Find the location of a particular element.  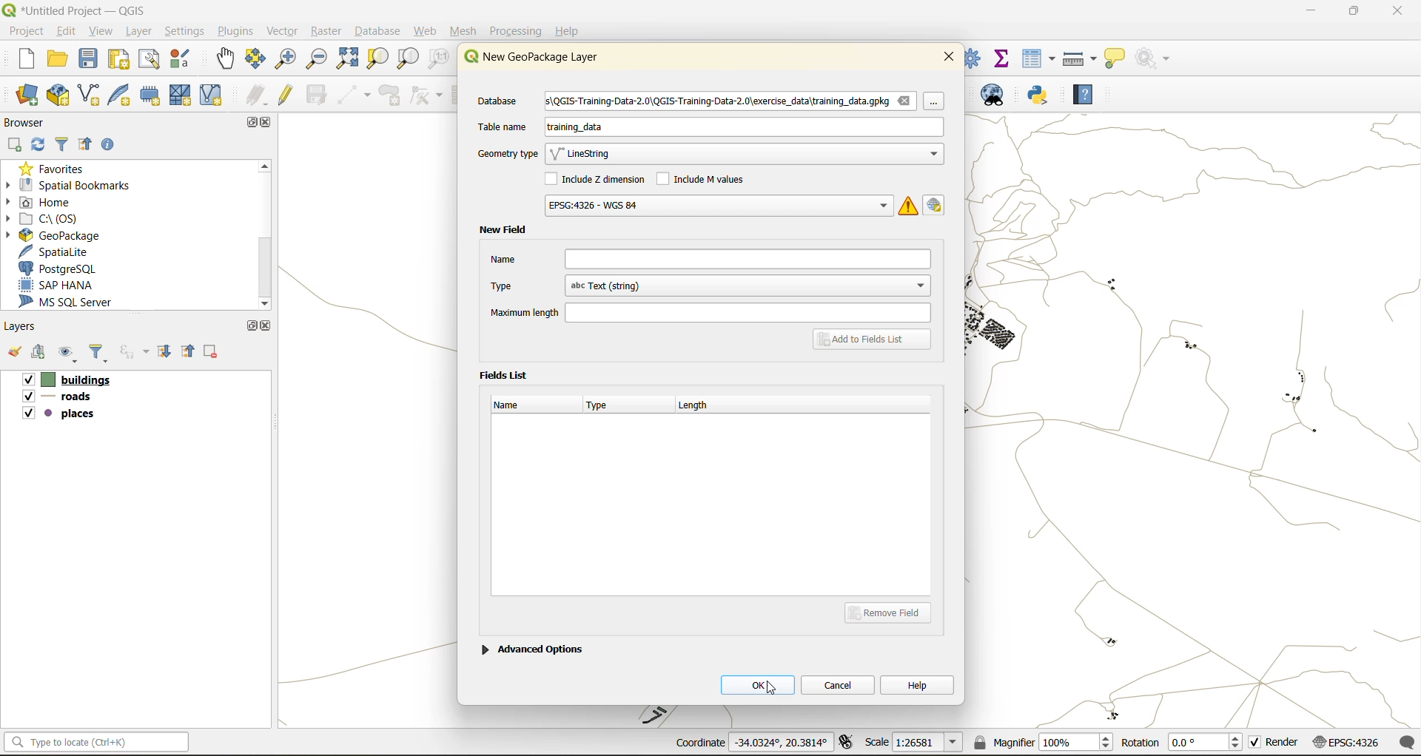

control panel is located at coordinates (973, 57).